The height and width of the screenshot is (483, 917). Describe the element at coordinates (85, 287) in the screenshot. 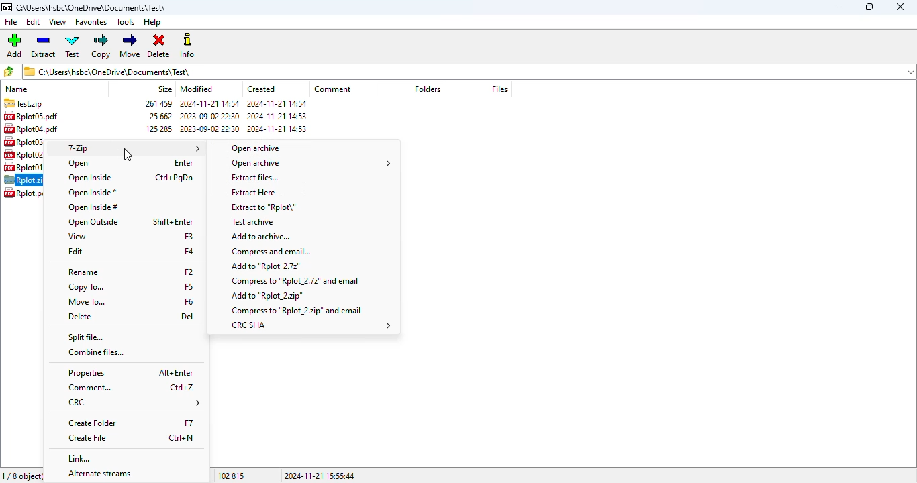

I see `copy to` at that location.